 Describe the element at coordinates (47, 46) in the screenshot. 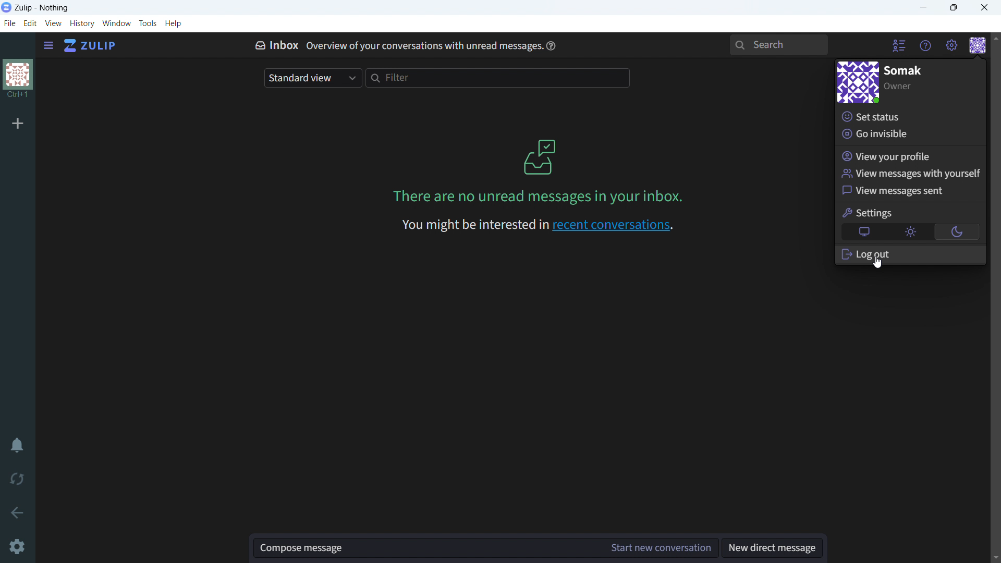

I see `open sidebar menu` at that location.